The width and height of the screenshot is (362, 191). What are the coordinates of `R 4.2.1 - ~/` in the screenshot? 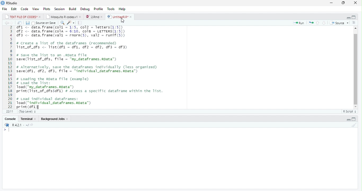 It's located at (18, 125).